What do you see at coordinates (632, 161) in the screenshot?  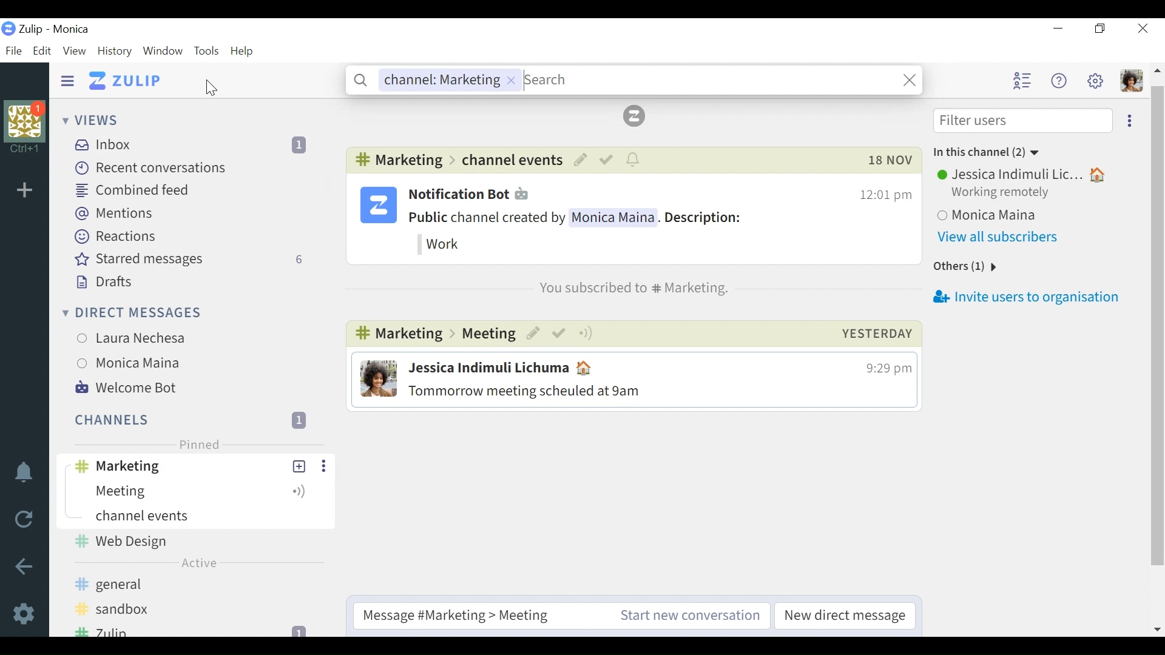 I see `notifications` at bounding box center [632, 161].